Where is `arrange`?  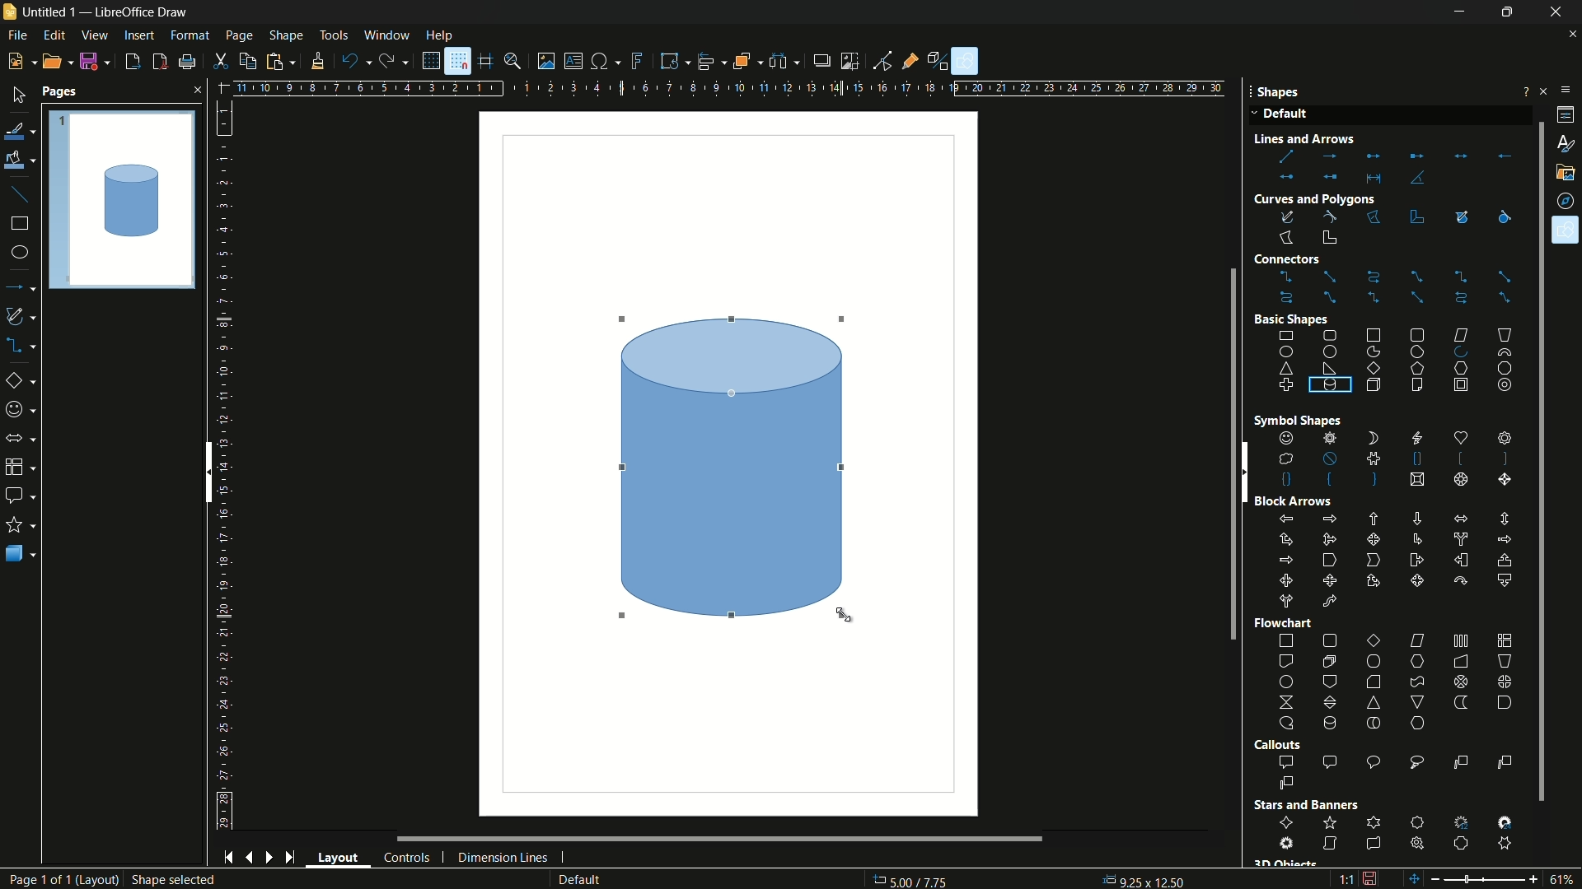 arrange is located at coordinates (747, 63).